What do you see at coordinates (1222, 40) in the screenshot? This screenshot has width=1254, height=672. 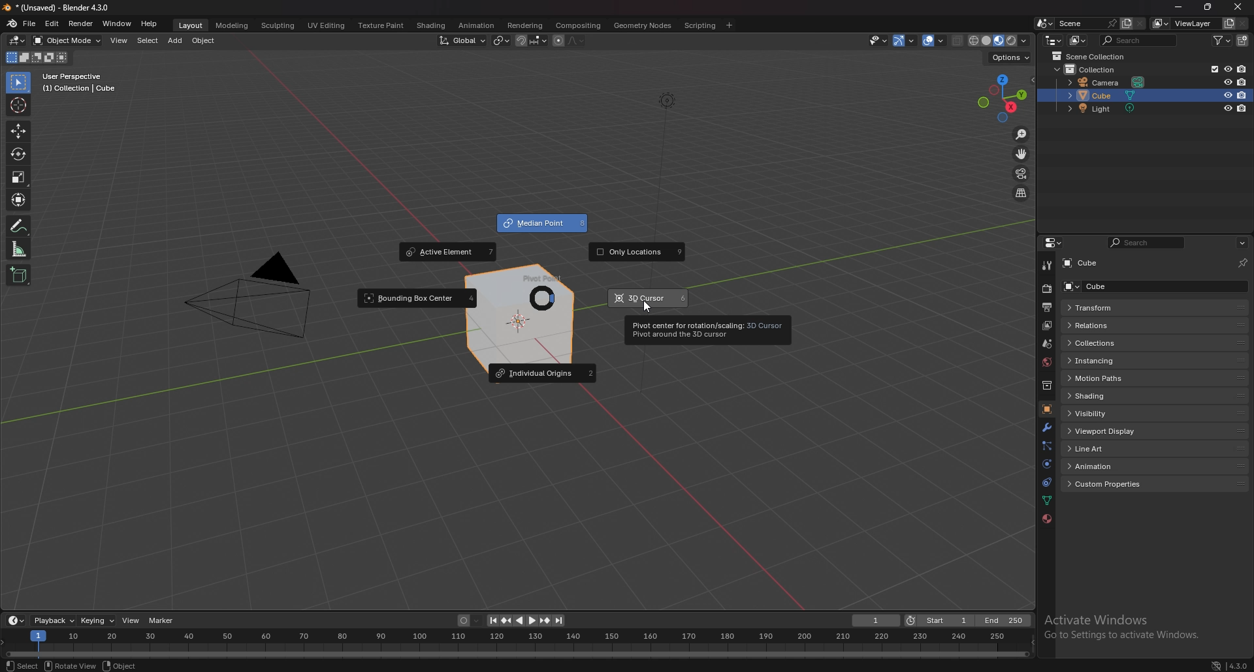 I see `filter` at bounding box center [1222, 40].